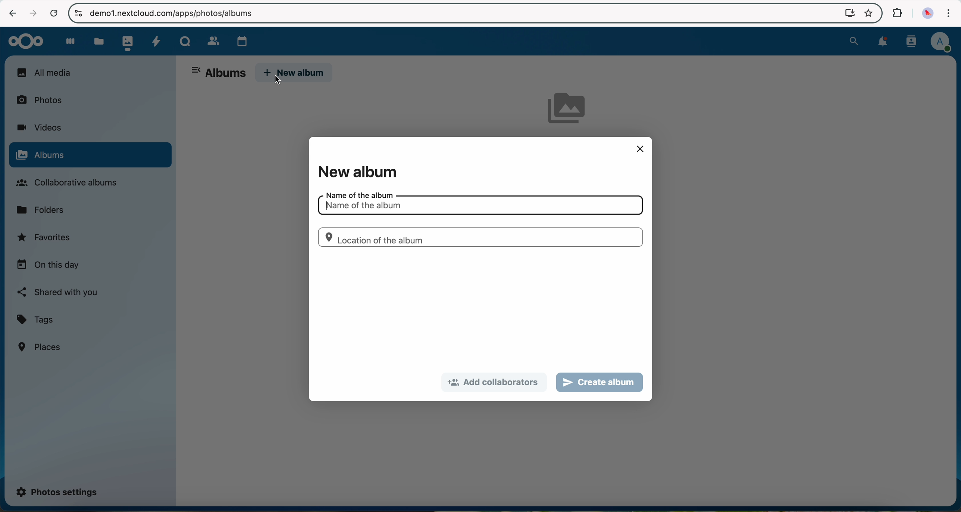 This screenshot has height=512, width=961. What do you see at coordinates (43, 209) in the screenshot?
I see `folders` at bounding box center [43, 209].